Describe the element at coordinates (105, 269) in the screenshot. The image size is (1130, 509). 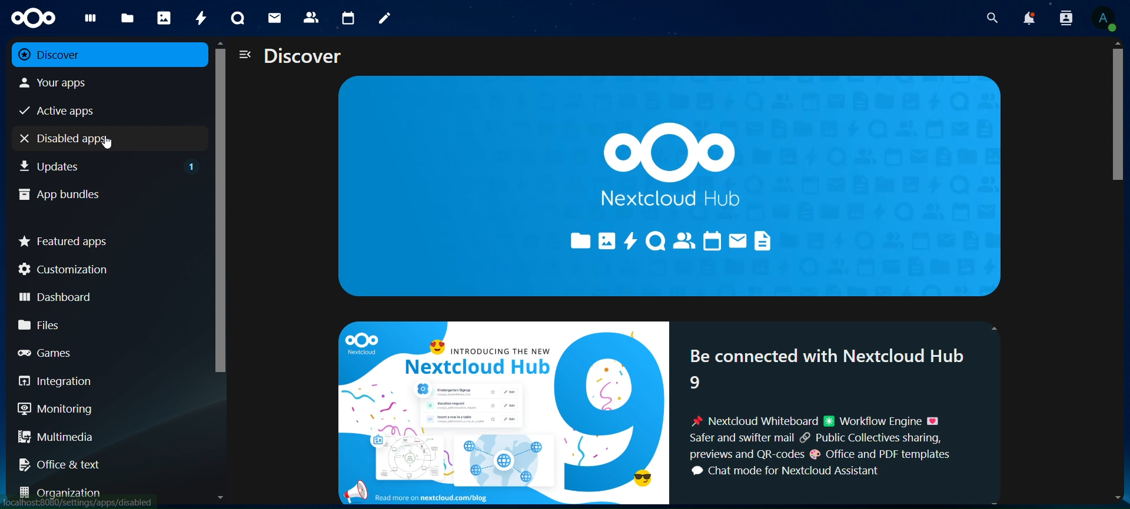
I see `customization` at that location.